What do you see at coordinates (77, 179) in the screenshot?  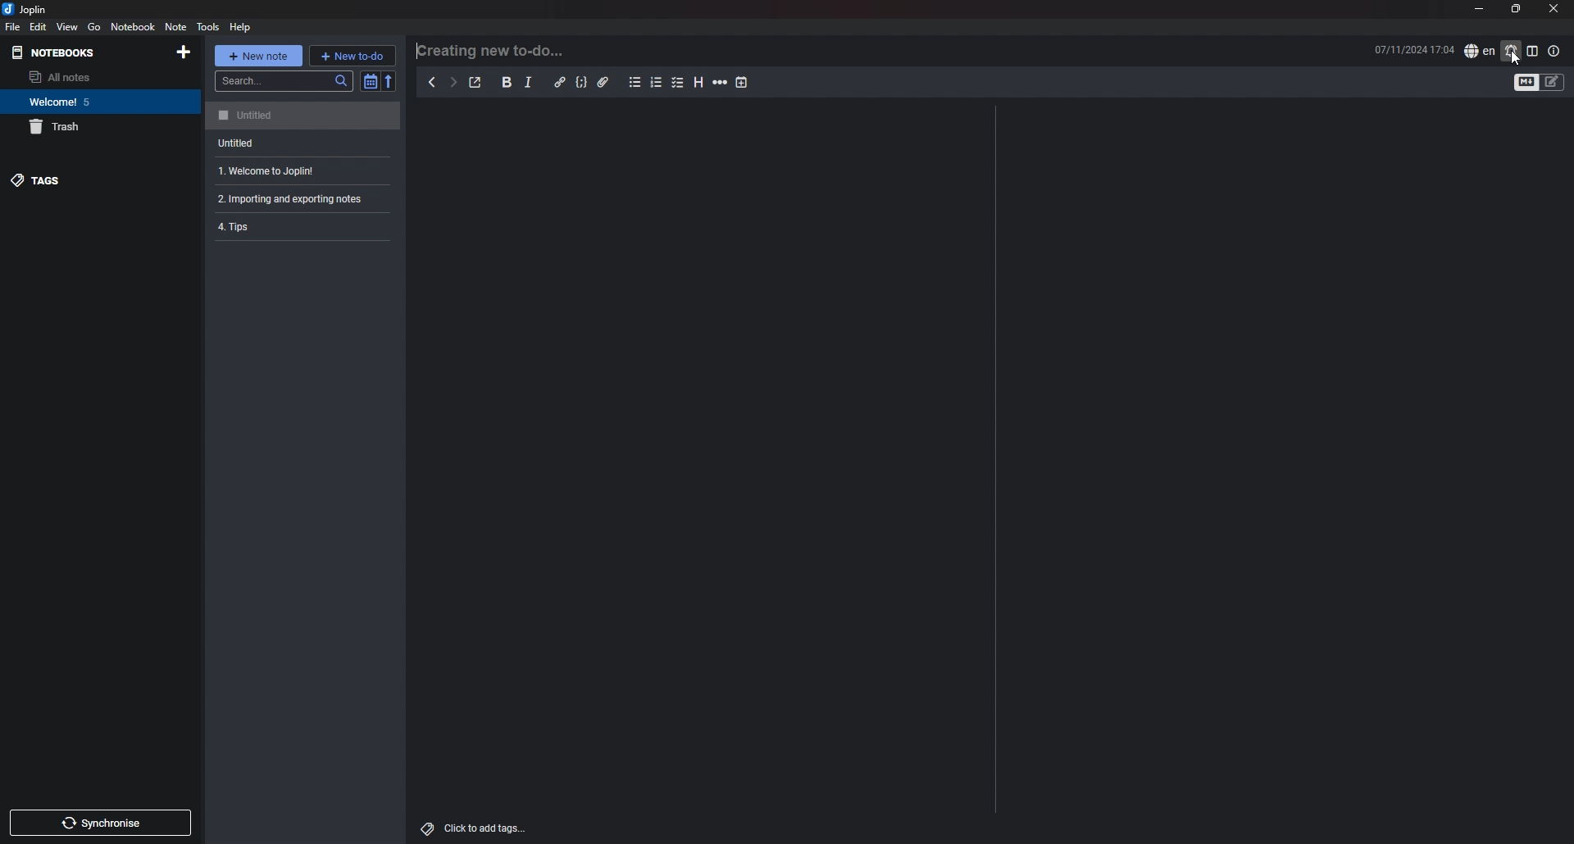 I see `tags` at bounding box center [77, 179].